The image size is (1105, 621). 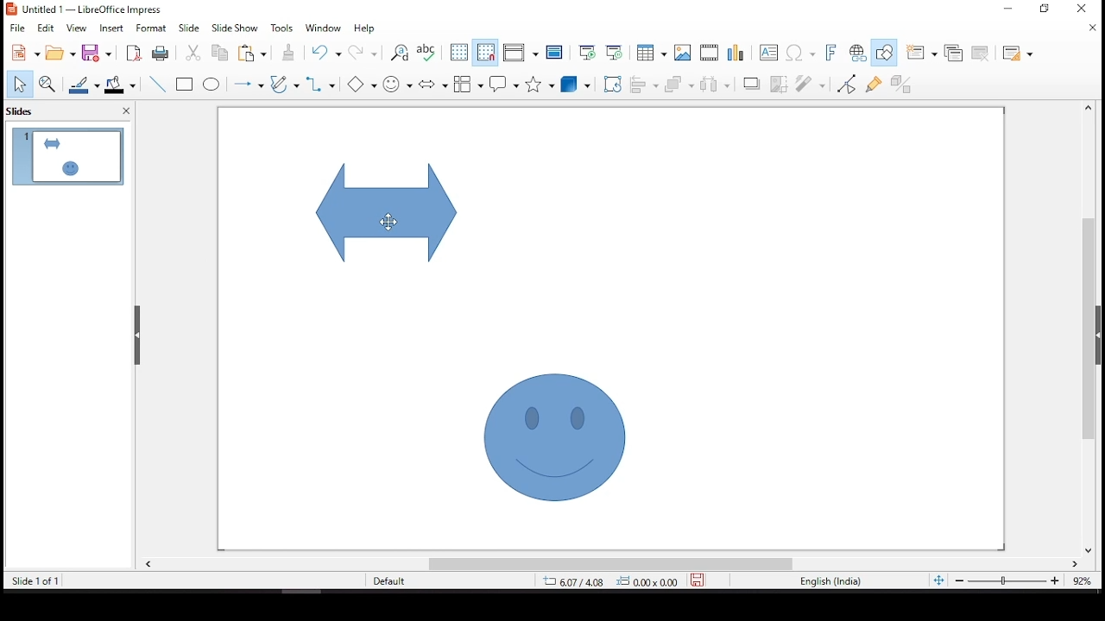 I want to click on shadow, so click(x=748, y=85).